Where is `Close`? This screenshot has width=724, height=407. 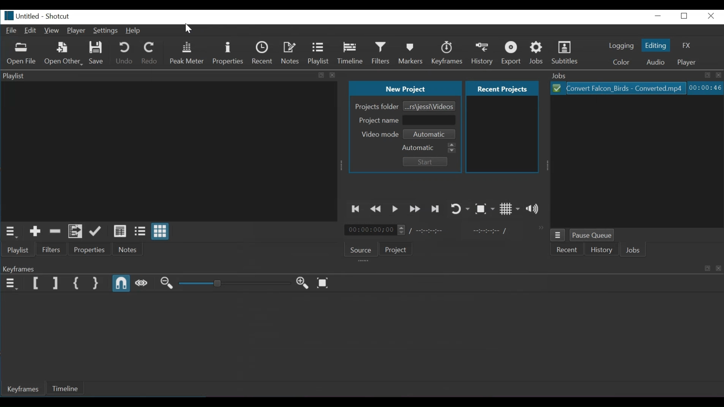
Close is located at coordinates (711, 17).